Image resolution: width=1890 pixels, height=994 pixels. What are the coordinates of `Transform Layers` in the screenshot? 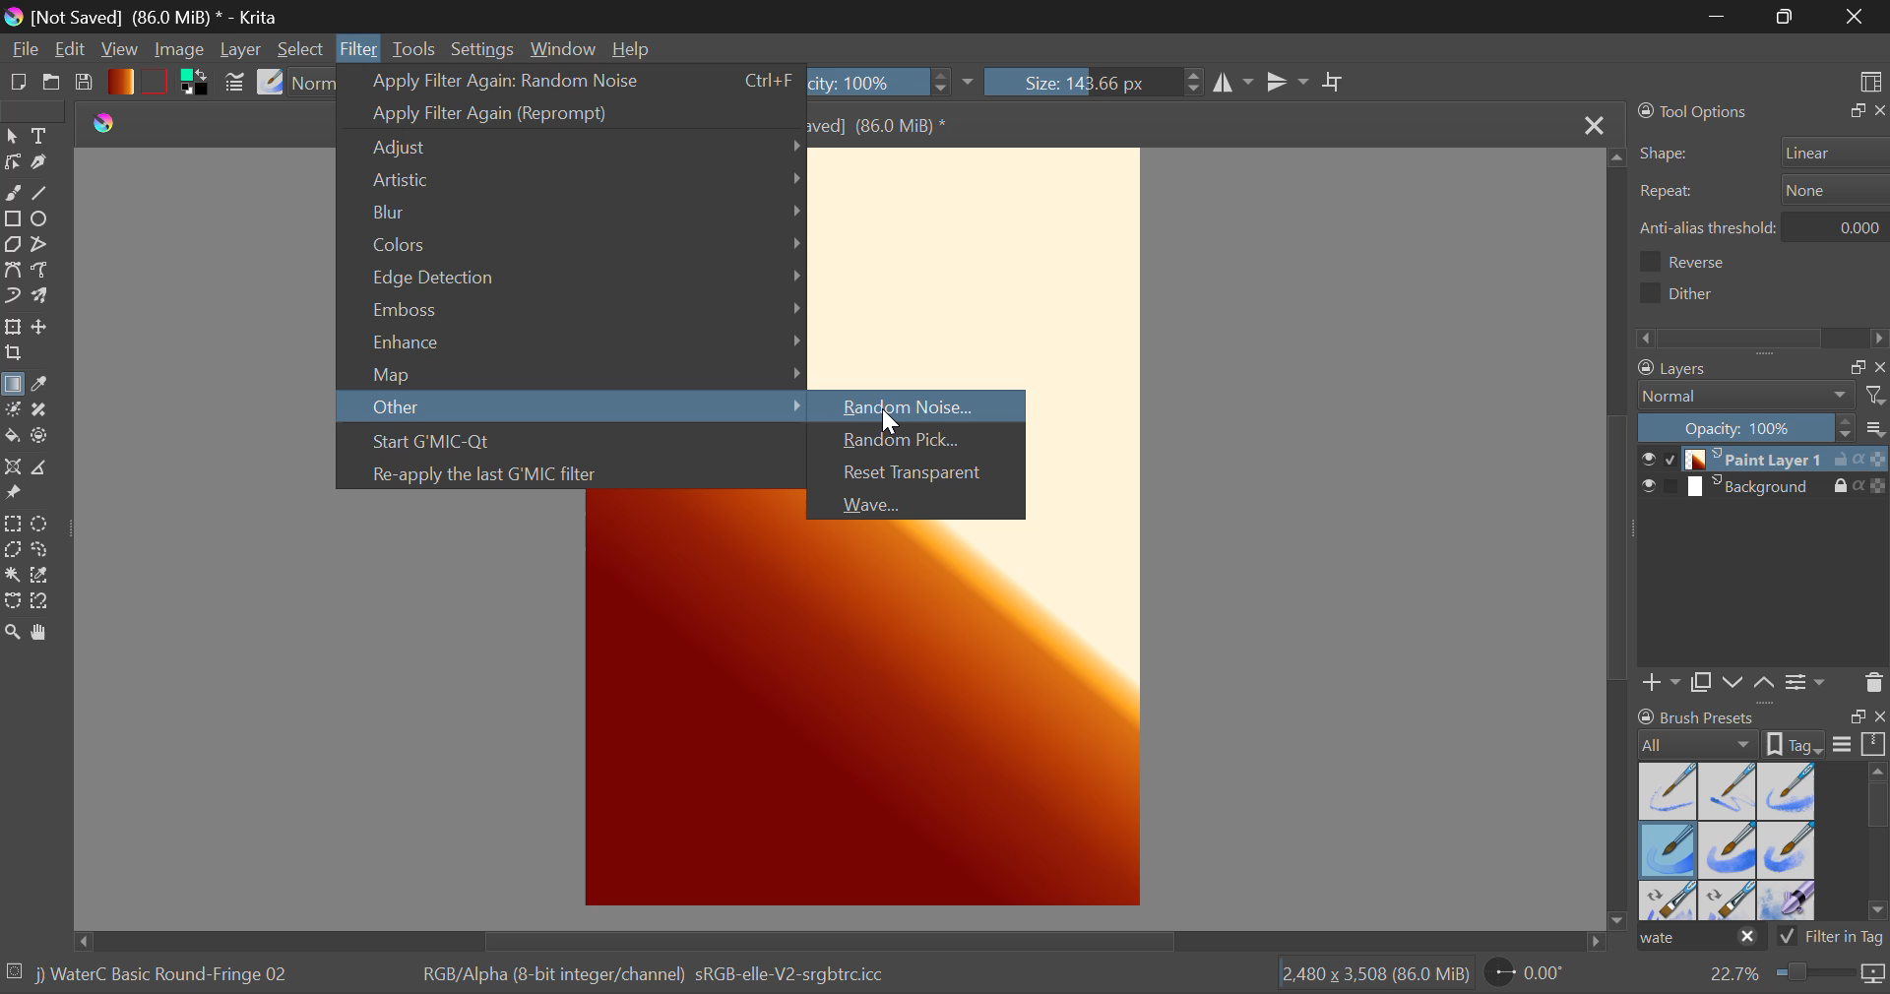 It's located at (12, 327).